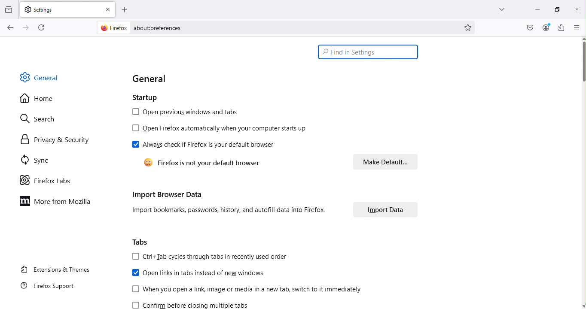  Describe the element at coordinates (296, 27) in the screenshot. I see `Address bar` at that location.